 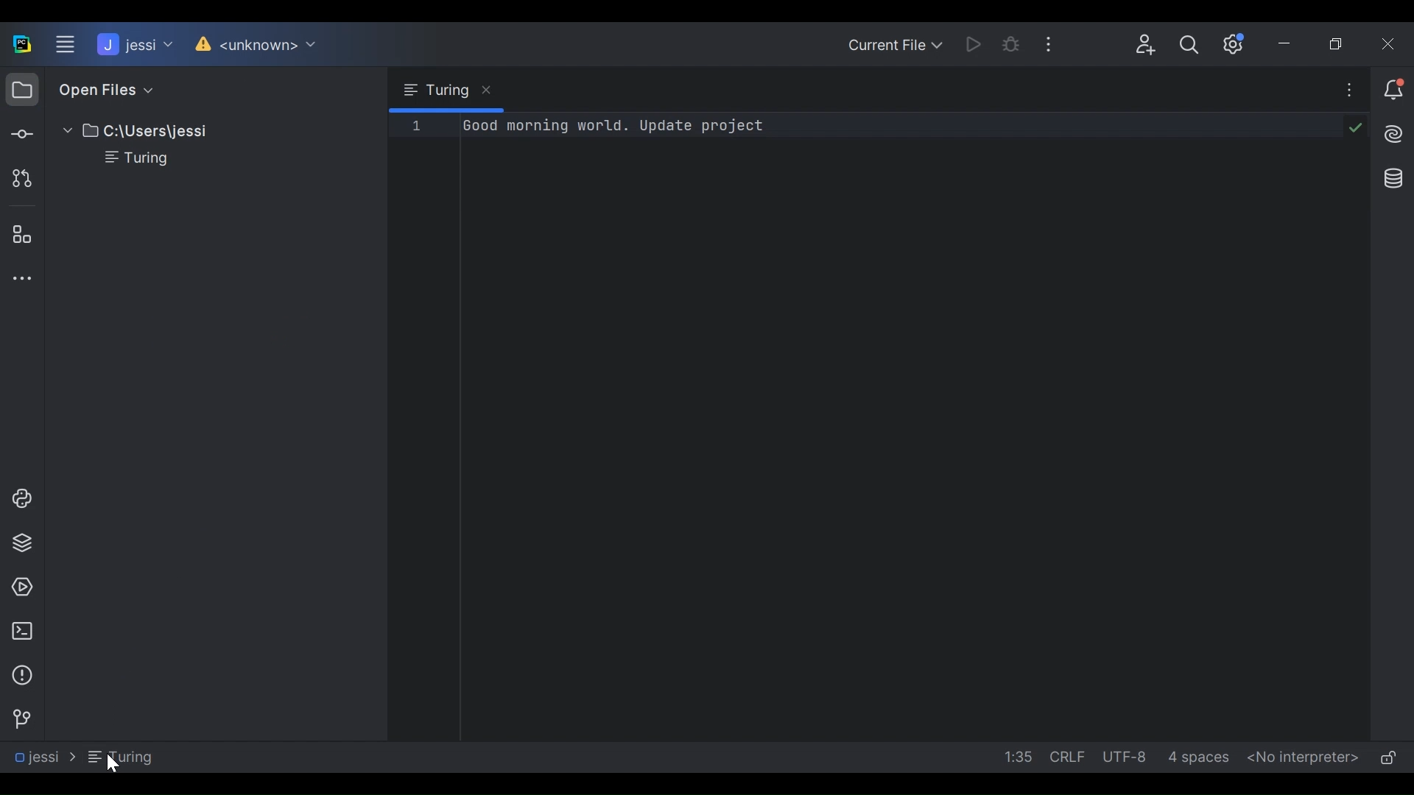 What do you see at coordinates (66, 45) in the screenshot?
I see `Main Menu` at bounding box center [66, 45].